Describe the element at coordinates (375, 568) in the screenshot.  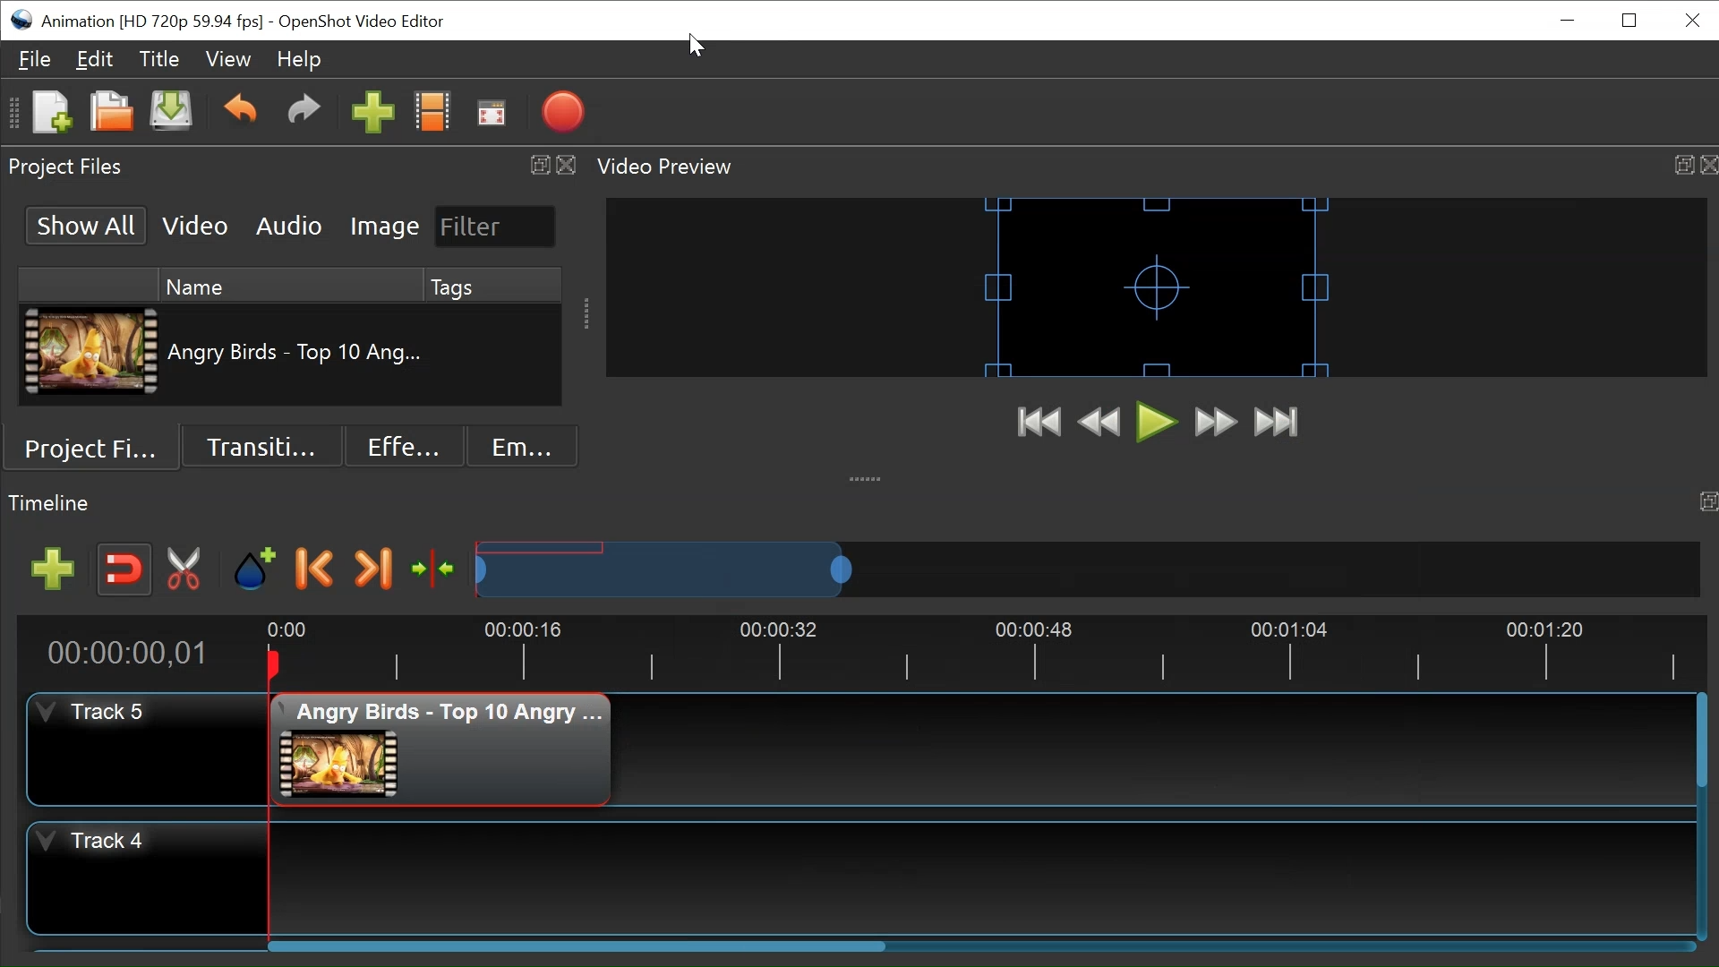
I see `Next Marker` at that location.